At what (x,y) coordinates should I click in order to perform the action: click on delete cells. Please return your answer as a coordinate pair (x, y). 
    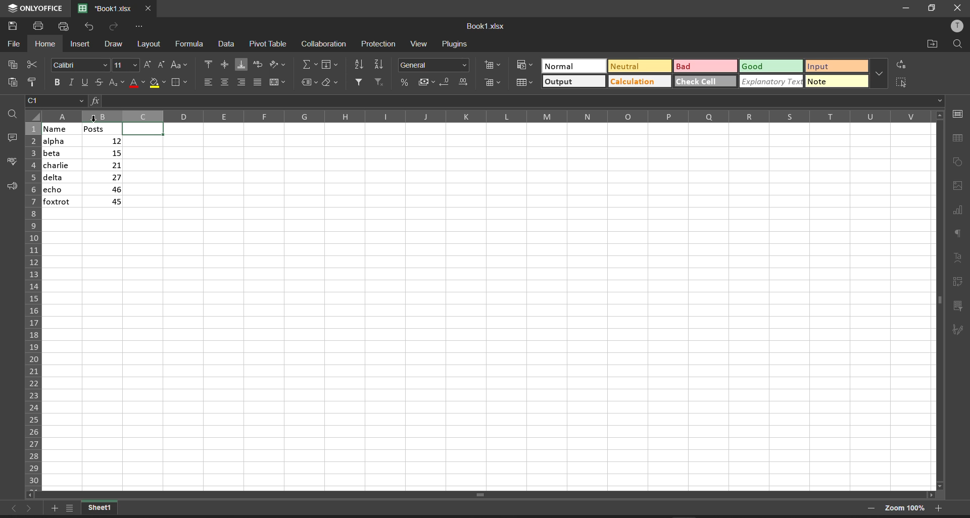
    Looking at the image, I should click on (494, 83).